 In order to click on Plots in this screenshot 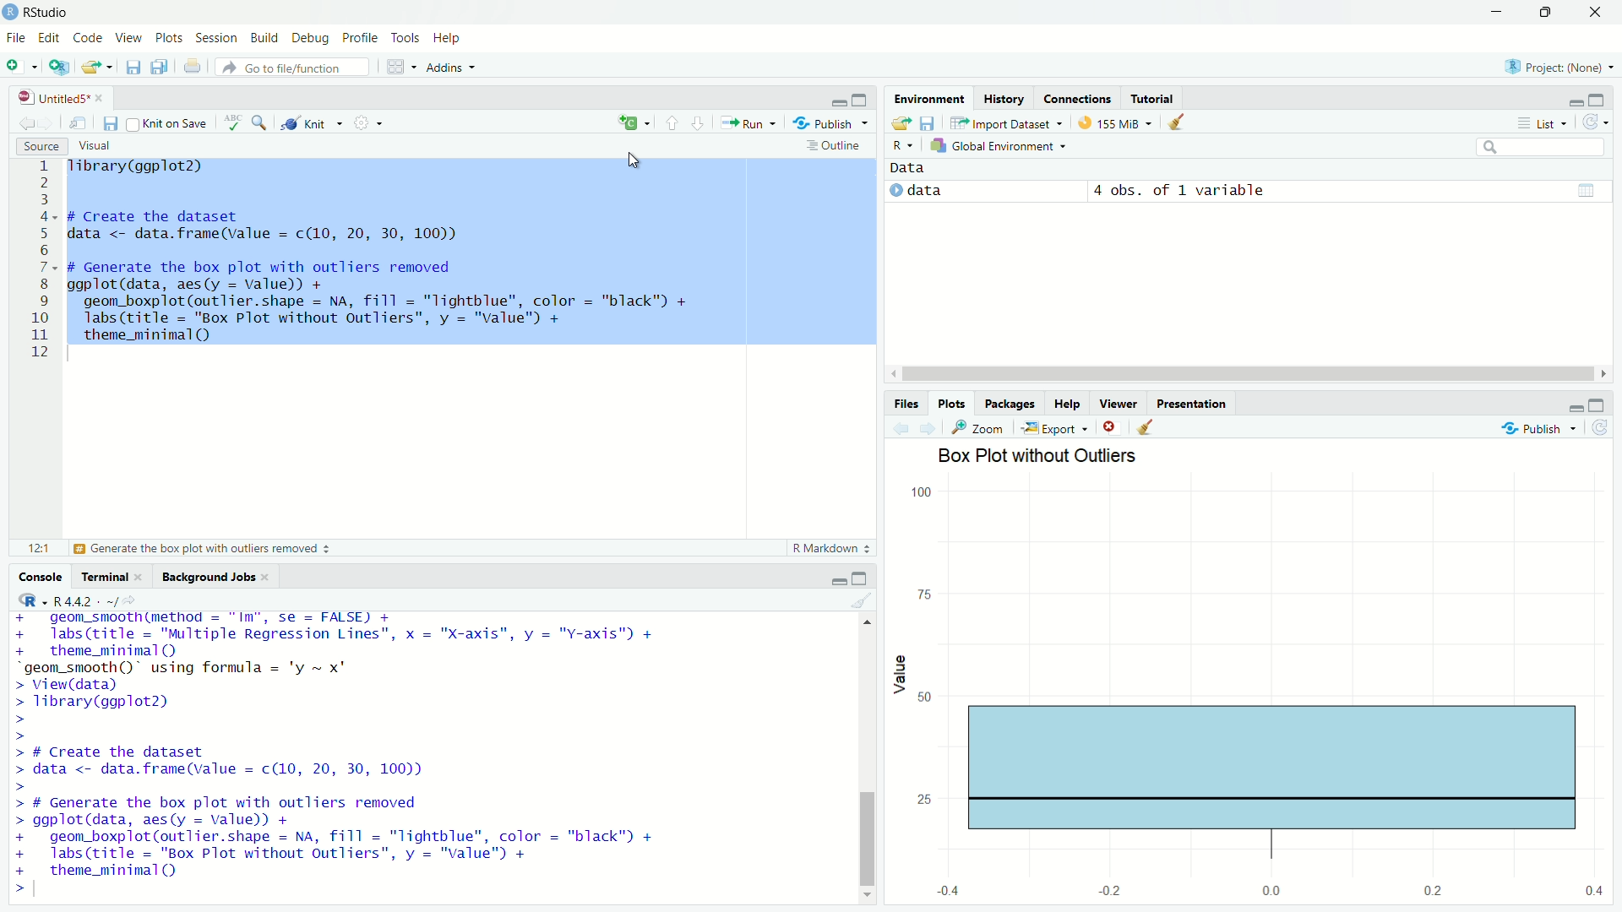, I will do `click(171, 38)`.